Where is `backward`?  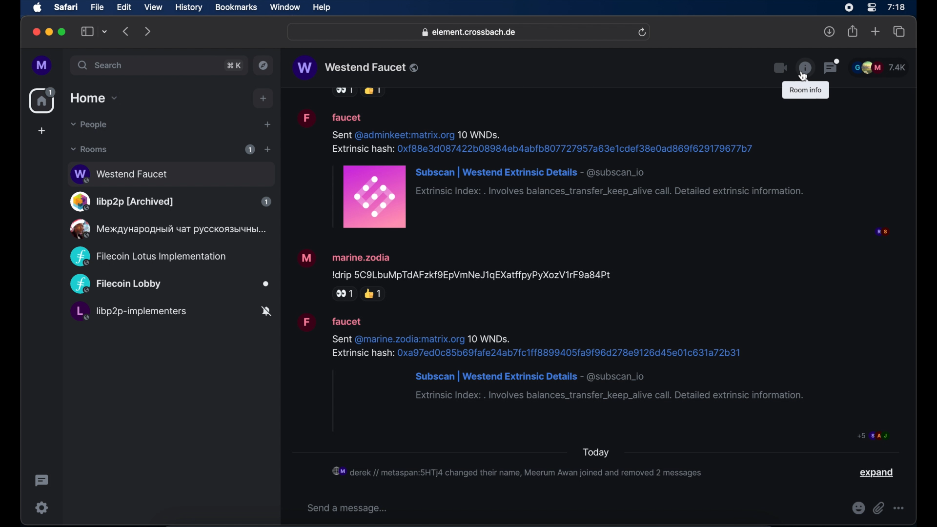
backward is located at coordinates (126, 31).